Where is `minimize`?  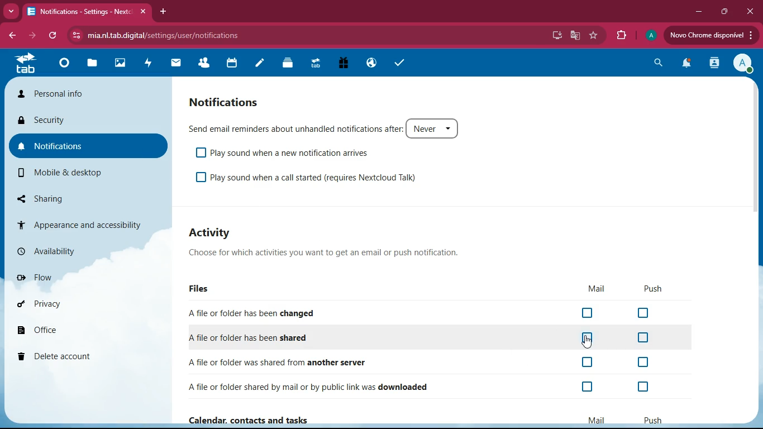
minimize is located at coordinates (697, 11).